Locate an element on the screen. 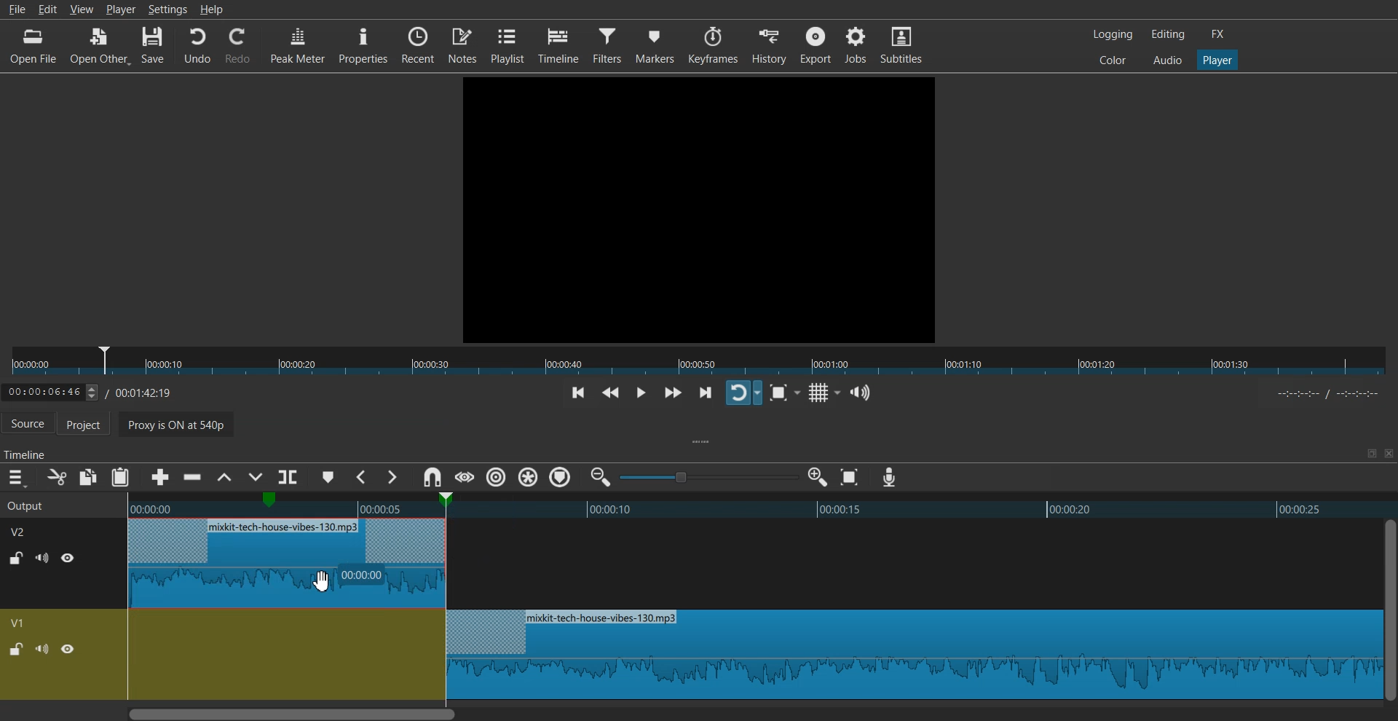 The image size is (1398, 721). Markers is located at coordinates (655, 44).